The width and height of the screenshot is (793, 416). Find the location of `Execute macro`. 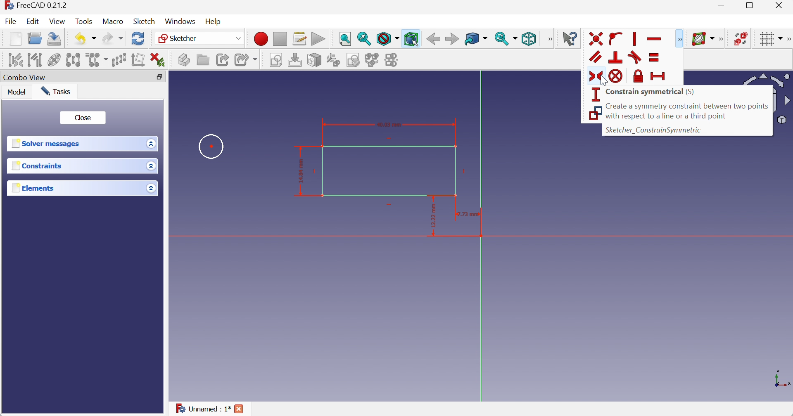

Execute macro is located at coordinates (318, 39).